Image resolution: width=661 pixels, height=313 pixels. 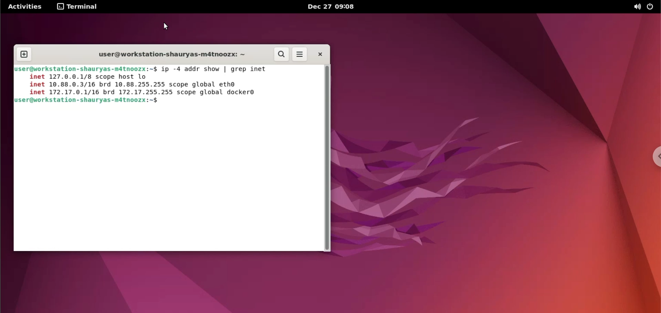 What do you see at coordinates (168, 180) in the screenshot?
I see `command input box` at bounding box center [168, 180].